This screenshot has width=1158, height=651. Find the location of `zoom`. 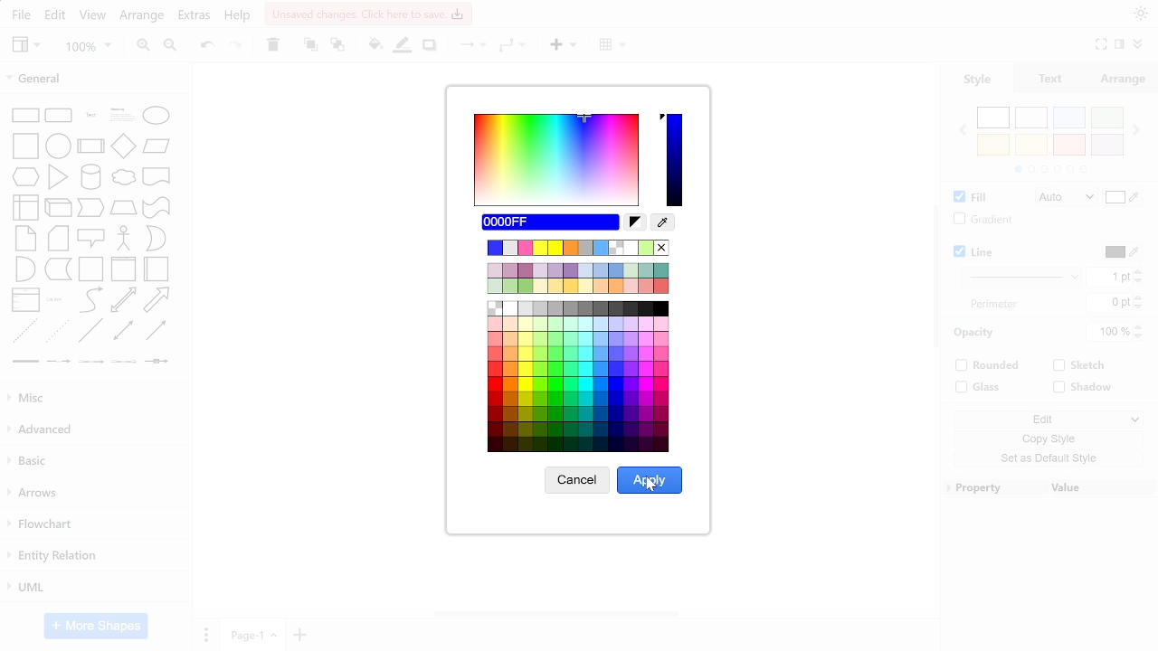

zoom is located at coordinates (88, 48).